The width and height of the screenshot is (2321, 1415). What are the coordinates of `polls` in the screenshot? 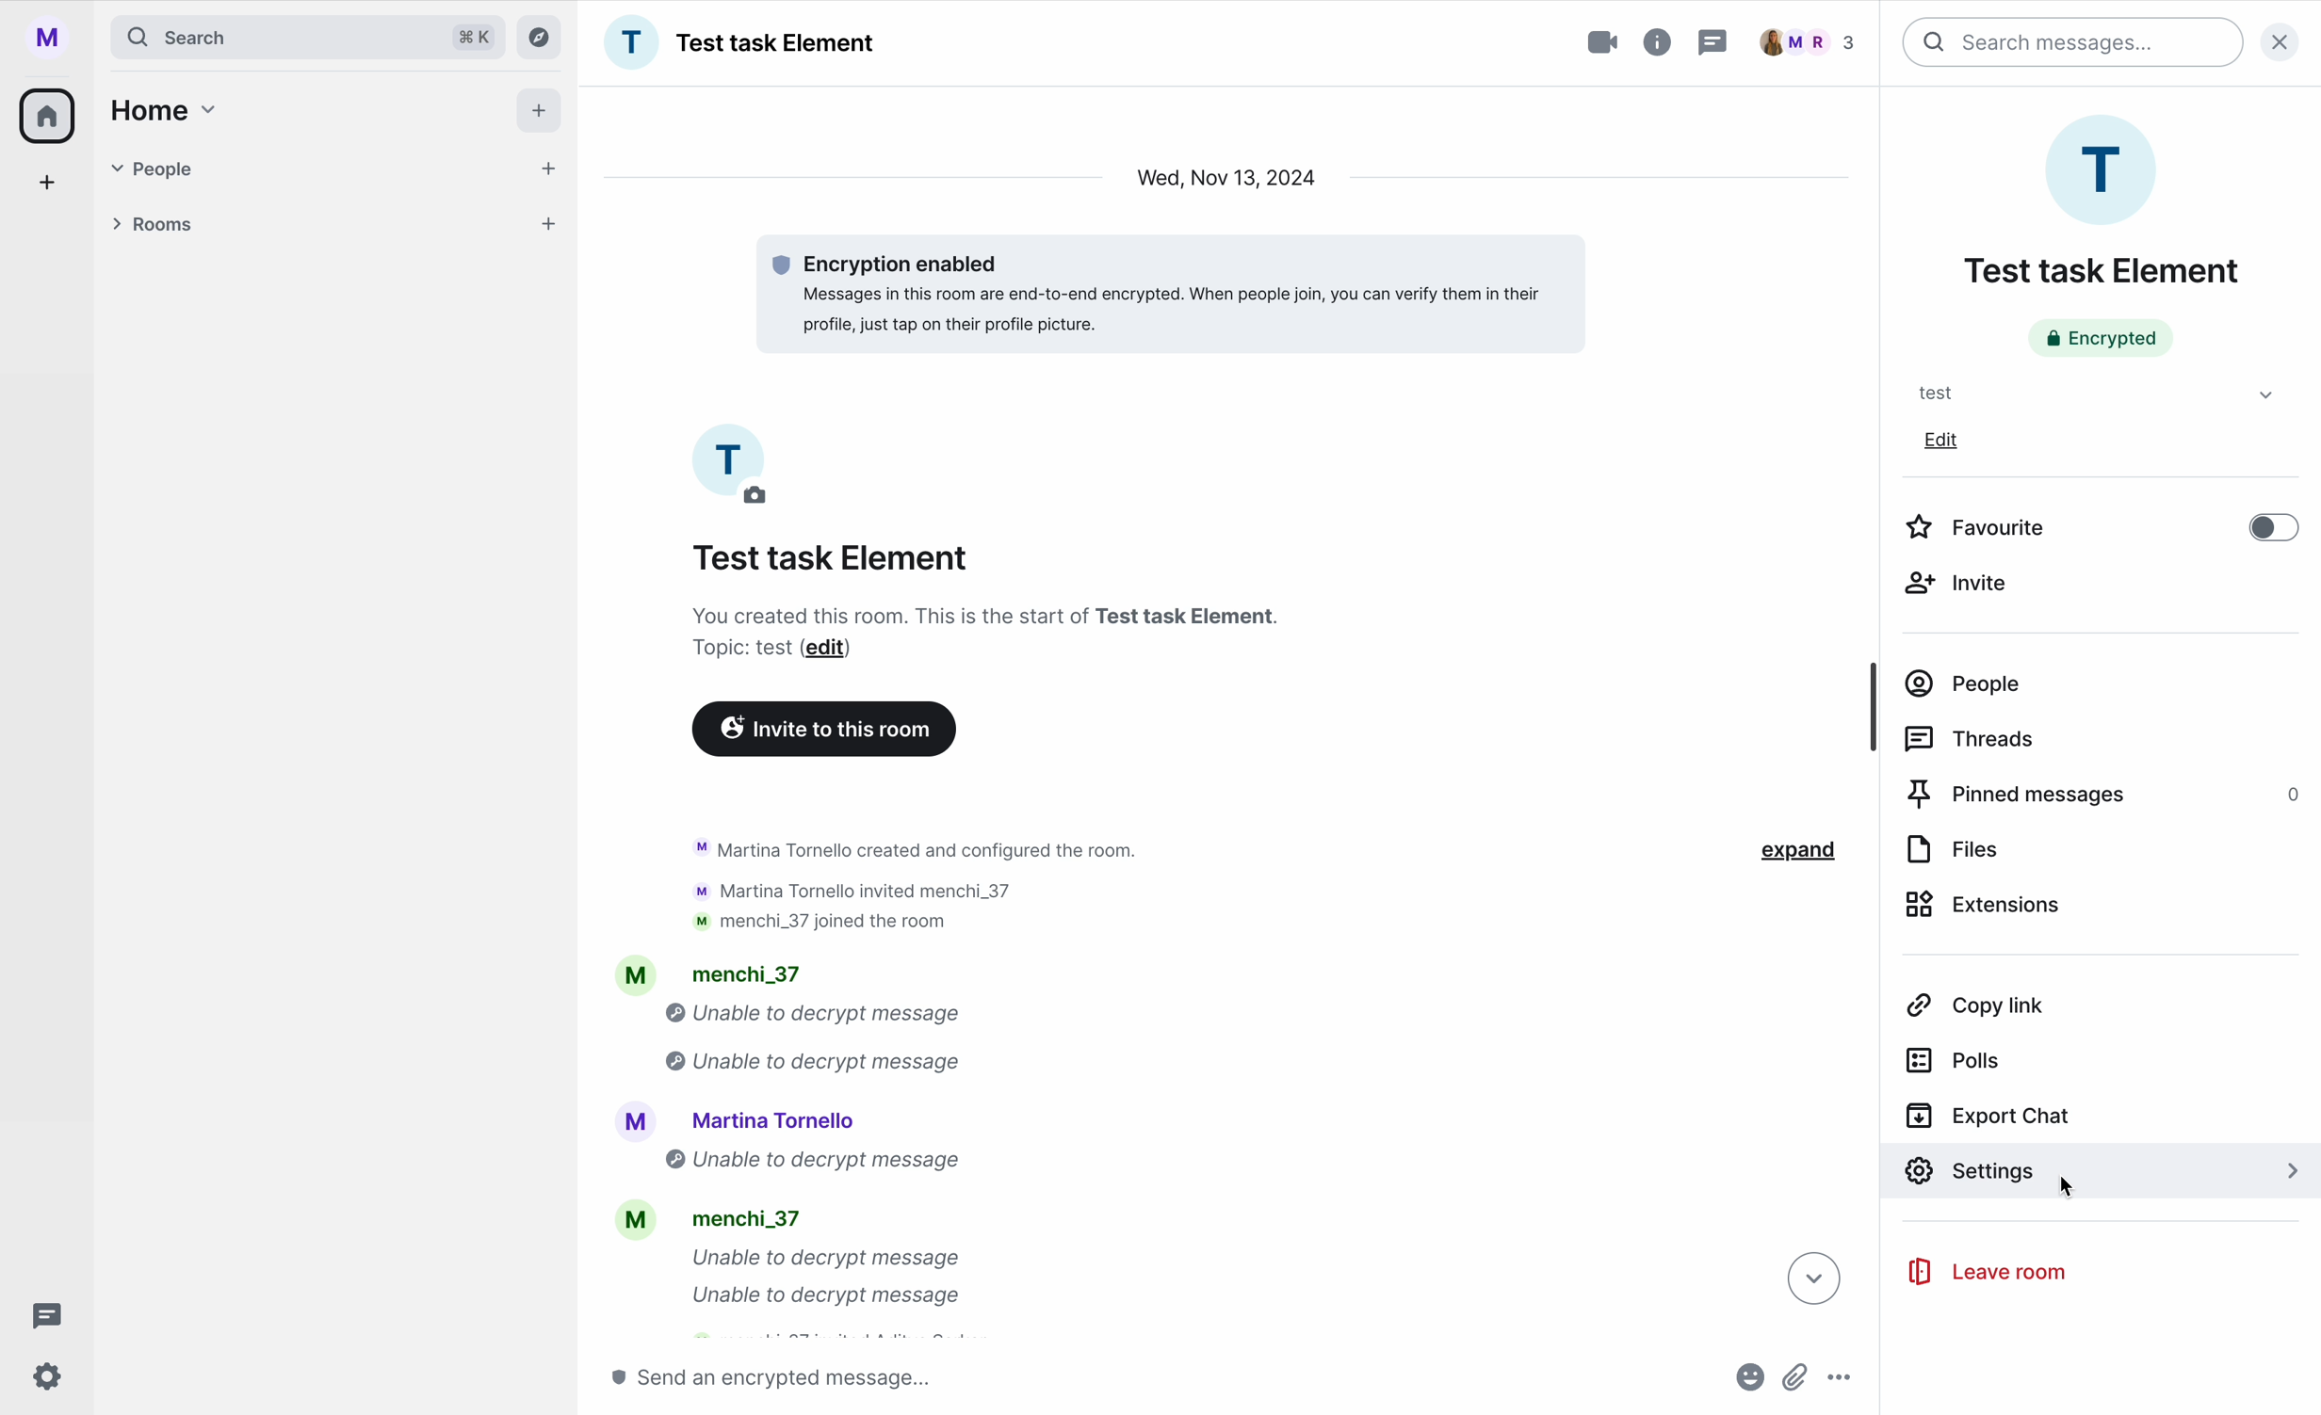 It's located at (1959, 1059).